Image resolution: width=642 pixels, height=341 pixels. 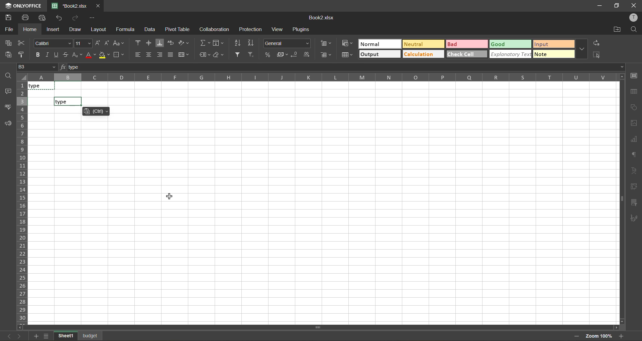 What do you see at coordinates (36, 54) in the screenshot?
I see `bold` at bounding box center [36, 54].